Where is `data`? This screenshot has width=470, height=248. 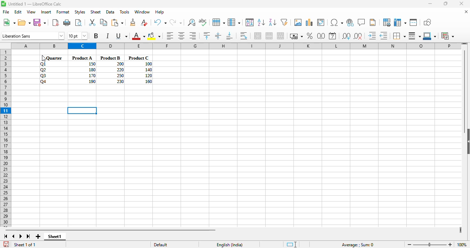 data is located at coordinates (110, 12).